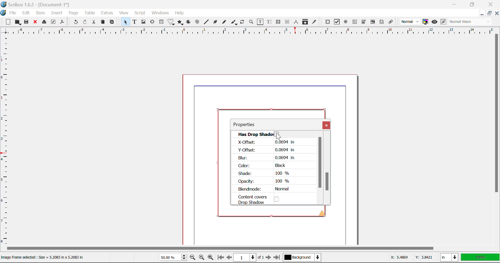 This screenshot has height=263, width=500. What do you see at coordinates (304, 22) in the screenshot?
I see `Copy Item Properties` at bounding box center [304, 22].